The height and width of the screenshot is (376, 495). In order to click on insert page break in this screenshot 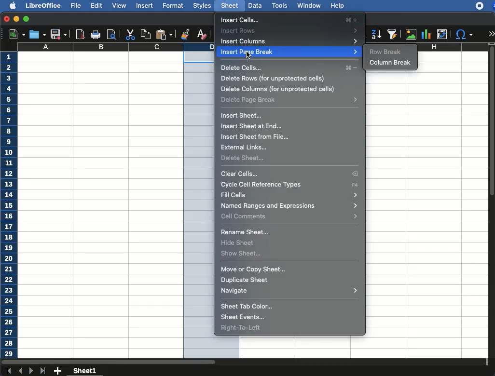, I will do `click(289, 53)`.